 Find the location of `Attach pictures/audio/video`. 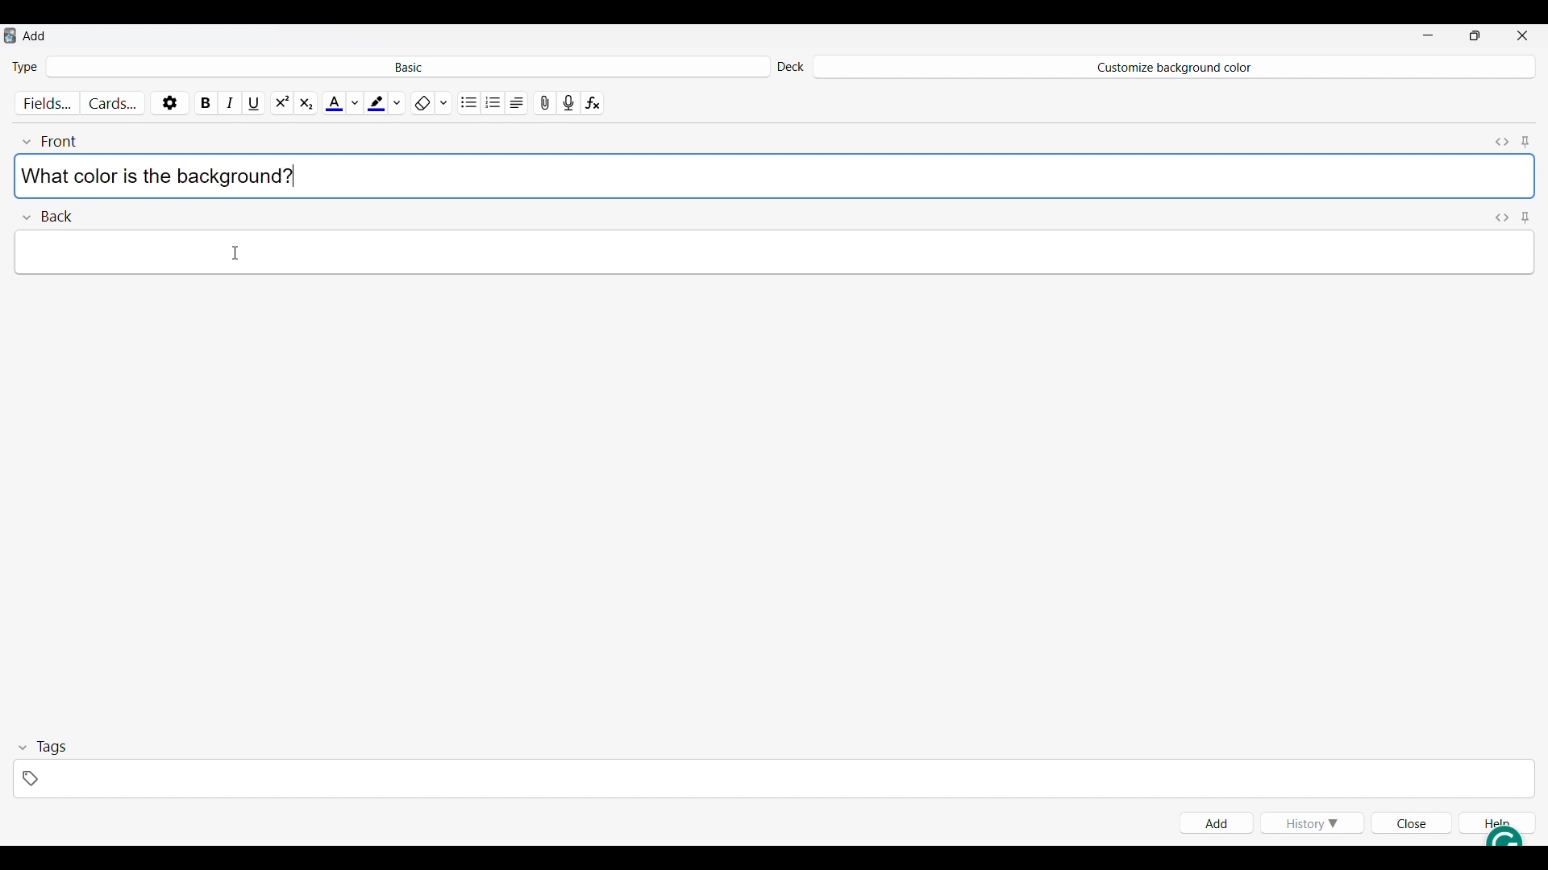

Attach pictures/audio/video is located at coordinates (545, 101).